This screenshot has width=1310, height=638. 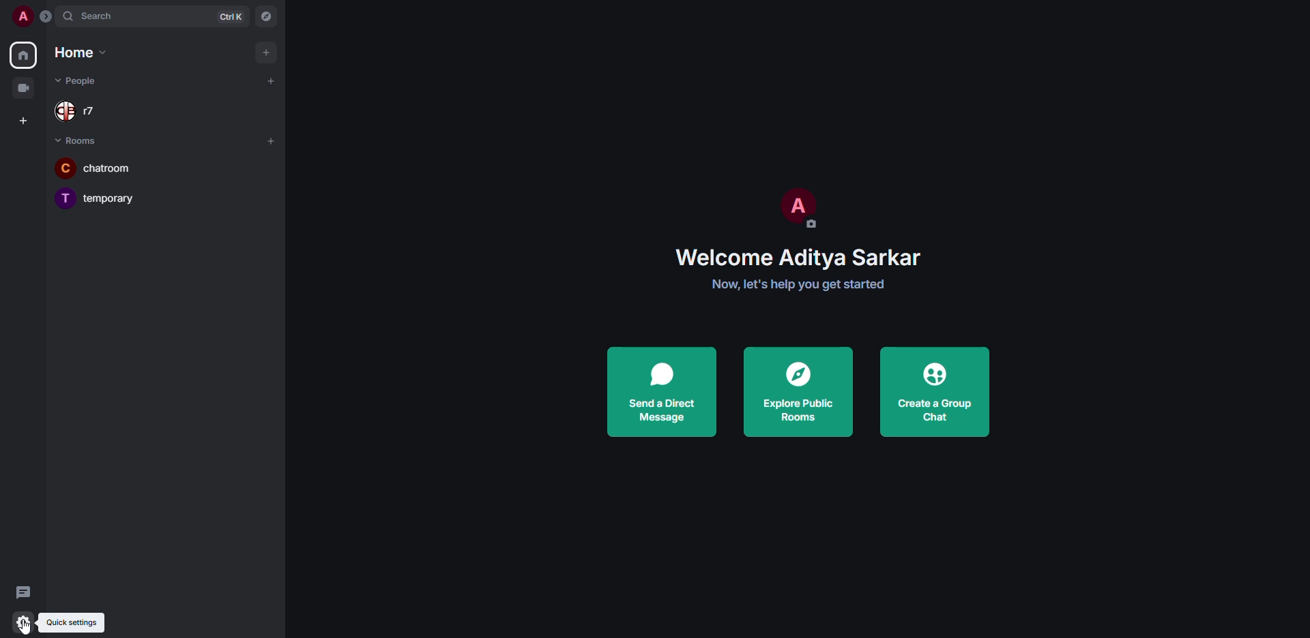 I want to click on video room, so click(x=29, y=88).